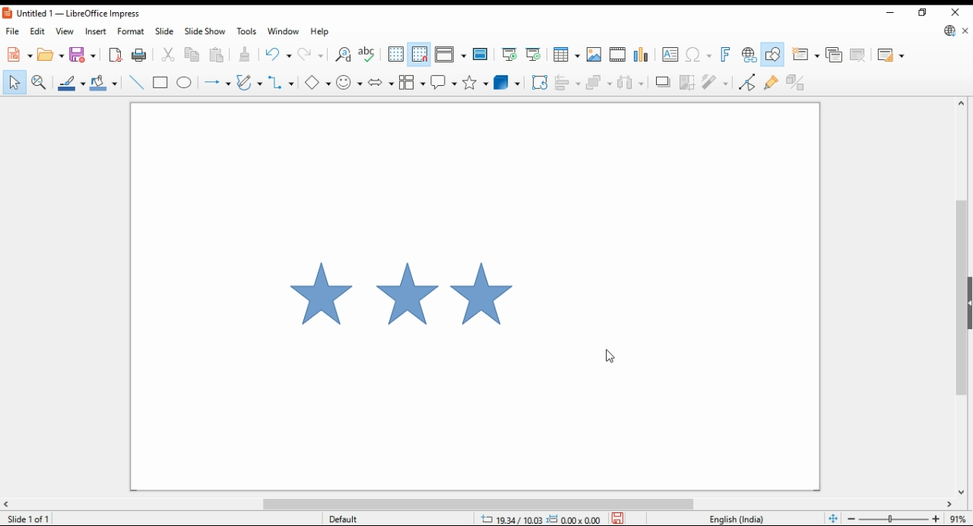 The image size is (973, 526). I want to click on toggle point edit mode, so click(746, 81).